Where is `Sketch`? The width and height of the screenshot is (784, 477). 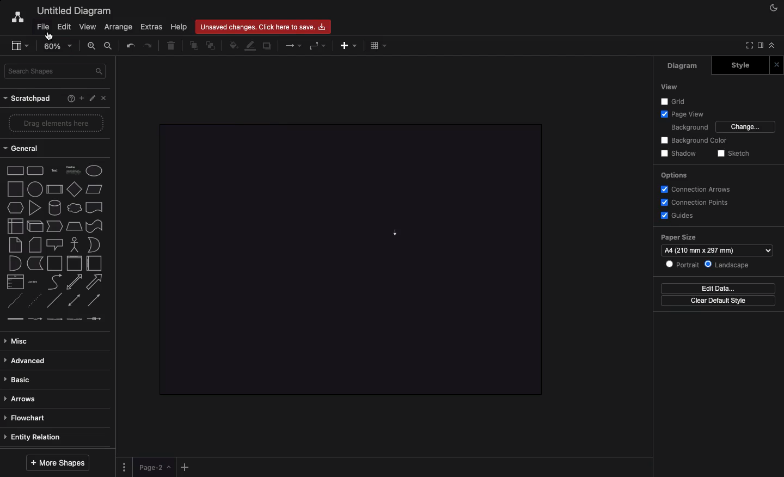 Sketch is located at coordinates (732, 154).